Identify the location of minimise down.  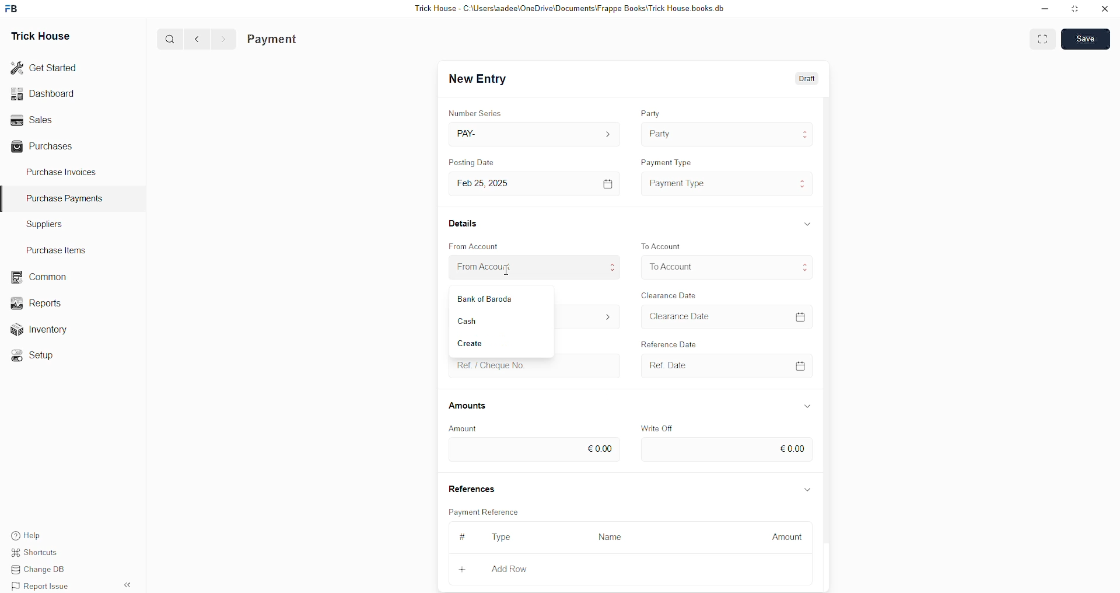
(1043, 9).